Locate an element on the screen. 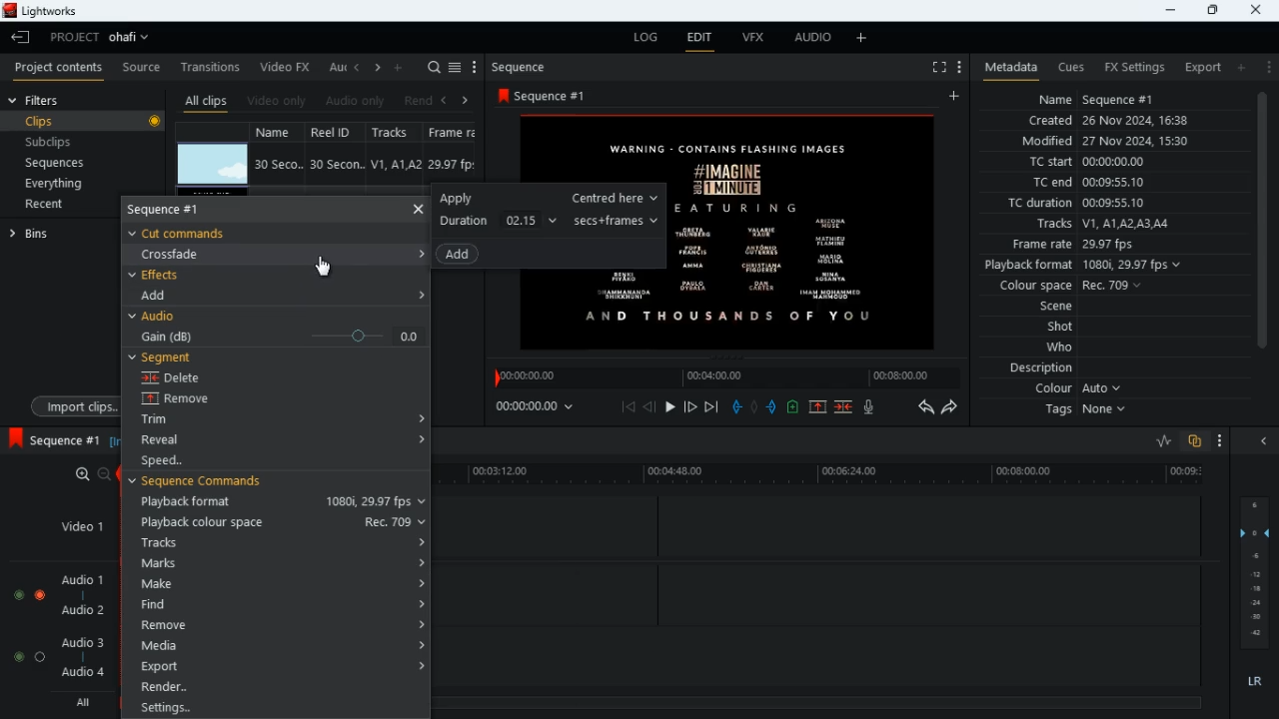 This screenshot has height=719, width=1279. export is located at coordinates (1197, 68).